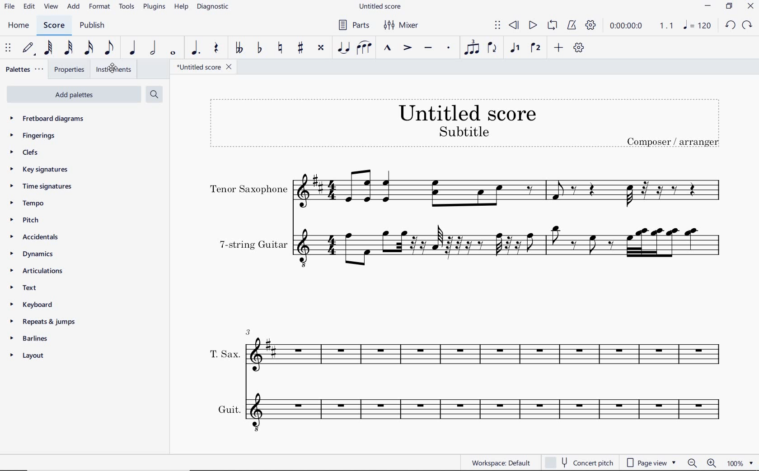 The width and height of the screenshot is (759, 471). What do you see at coordinates (466, 122) in the screenshot?
I see `TITLE` at bounding box center [466, 122].